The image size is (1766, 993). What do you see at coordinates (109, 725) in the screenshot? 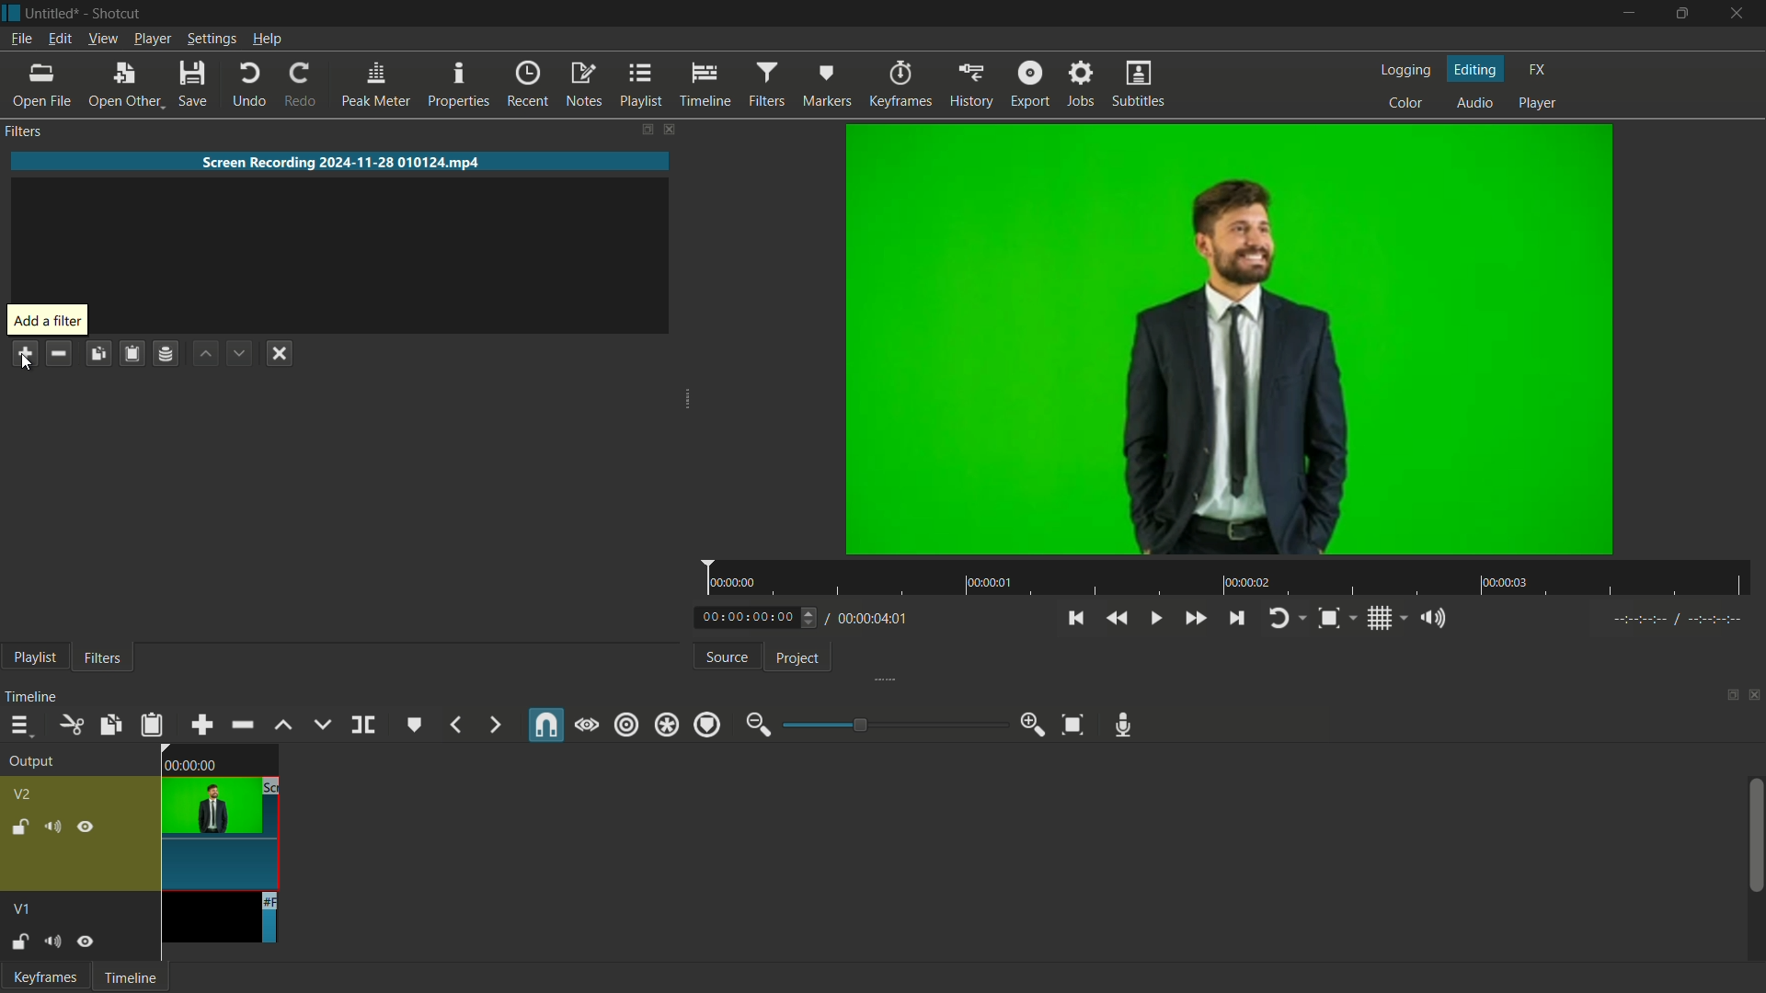
I see `copy` at bounding box center [109, 725].